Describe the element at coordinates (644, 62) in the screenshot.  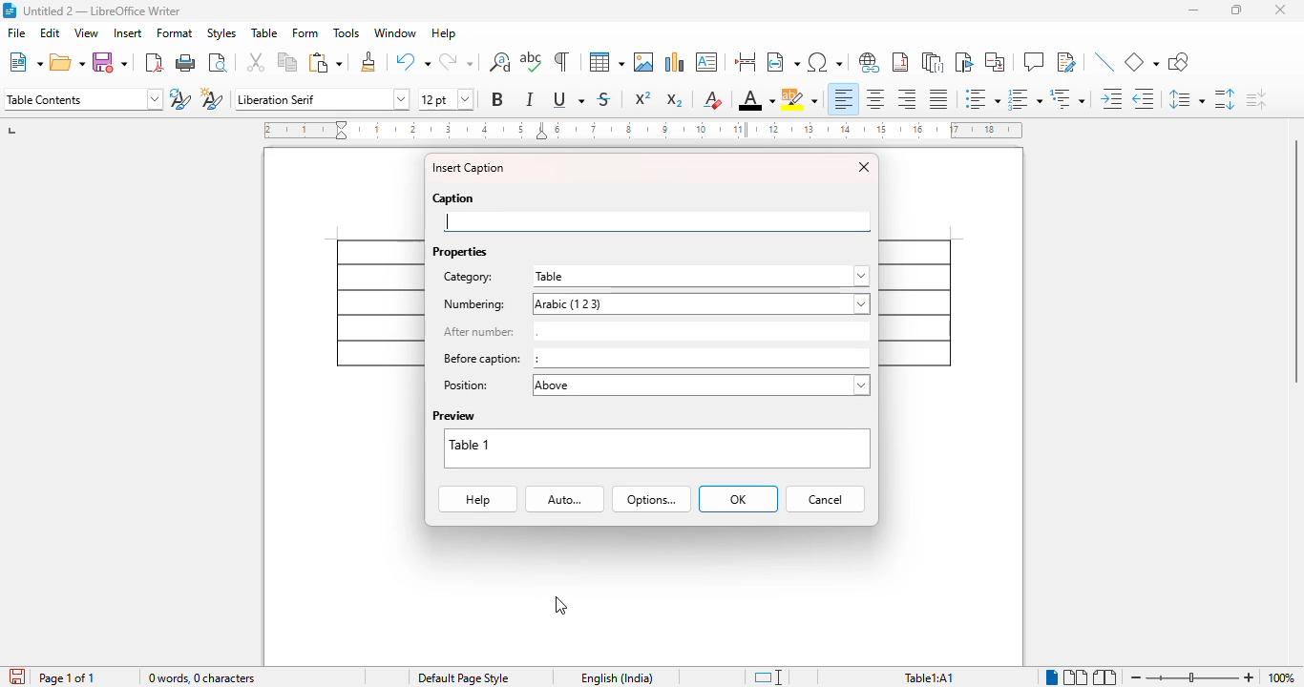
I see `insert image` at that location.